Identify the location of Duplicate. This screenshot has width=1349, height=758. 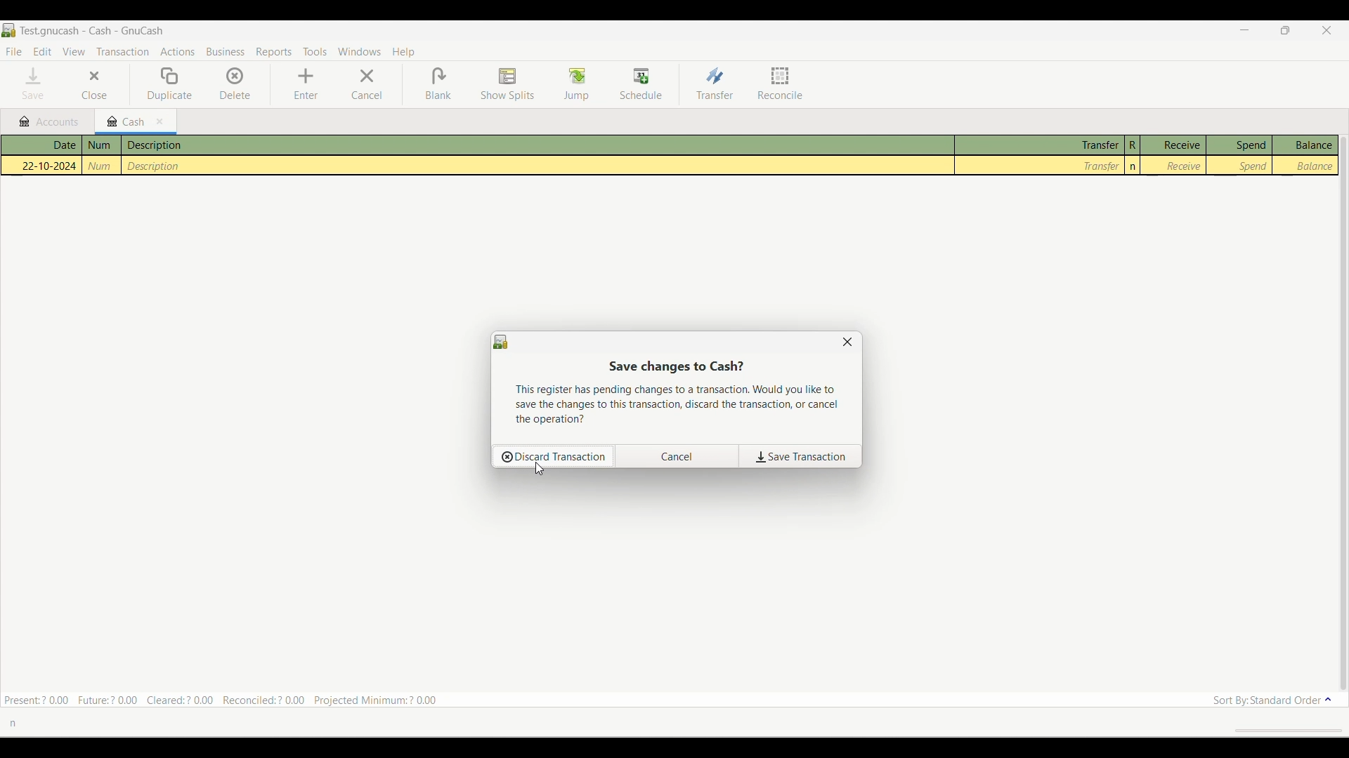
(169, 84).